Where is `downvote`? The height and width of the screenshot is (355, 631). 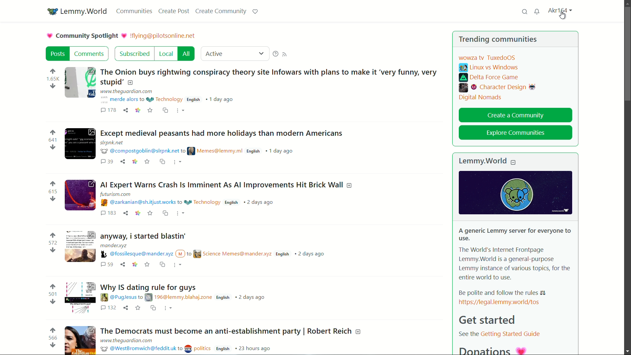
downvote is located at coordinates (52, 301).